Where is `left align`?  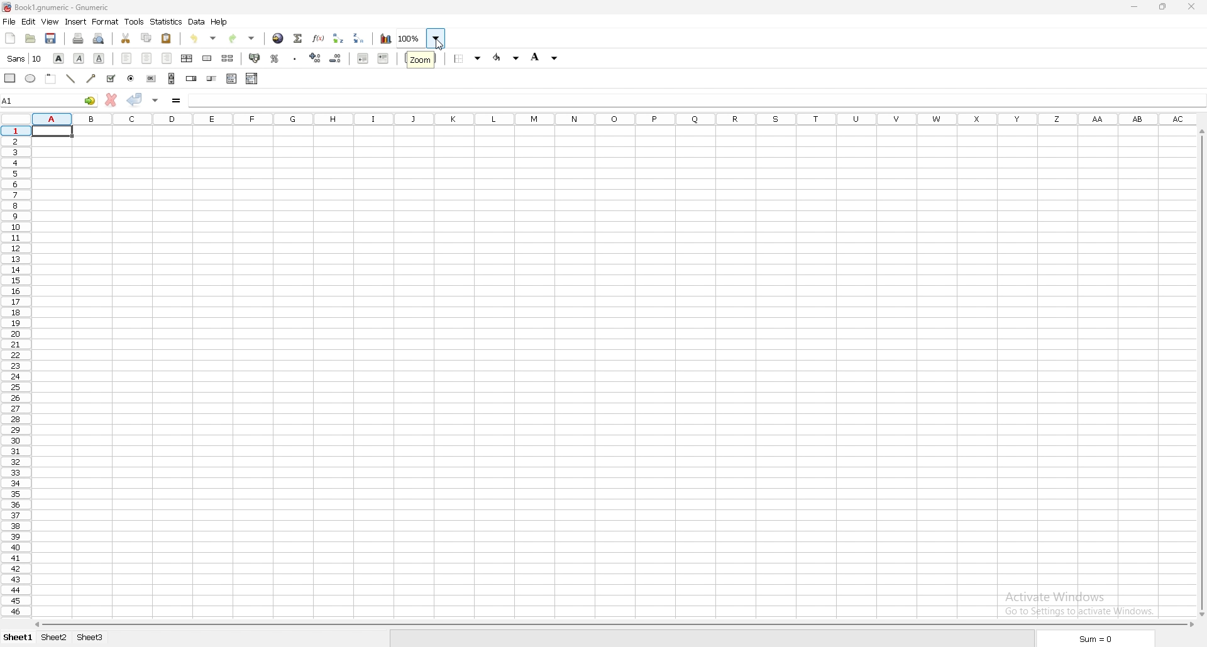 left align is located at coordinates (126, 58).